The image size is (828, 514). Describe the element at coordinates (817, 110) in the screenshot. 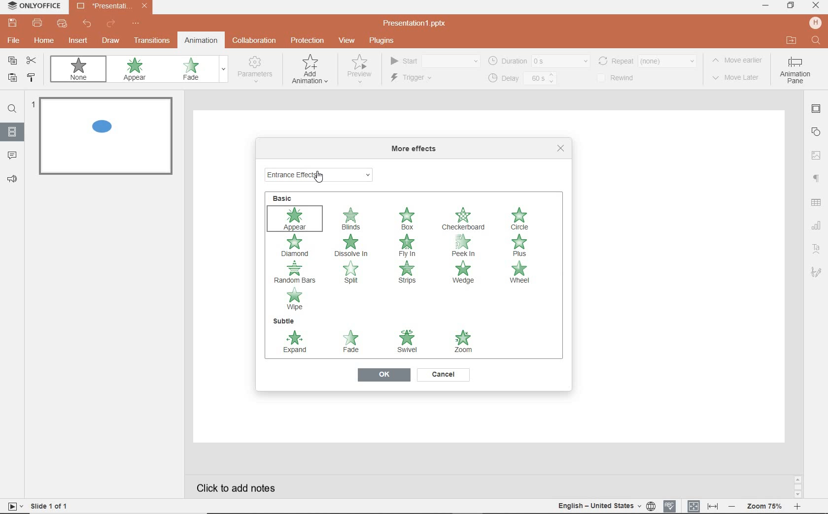

I see `slide settings` at that location.